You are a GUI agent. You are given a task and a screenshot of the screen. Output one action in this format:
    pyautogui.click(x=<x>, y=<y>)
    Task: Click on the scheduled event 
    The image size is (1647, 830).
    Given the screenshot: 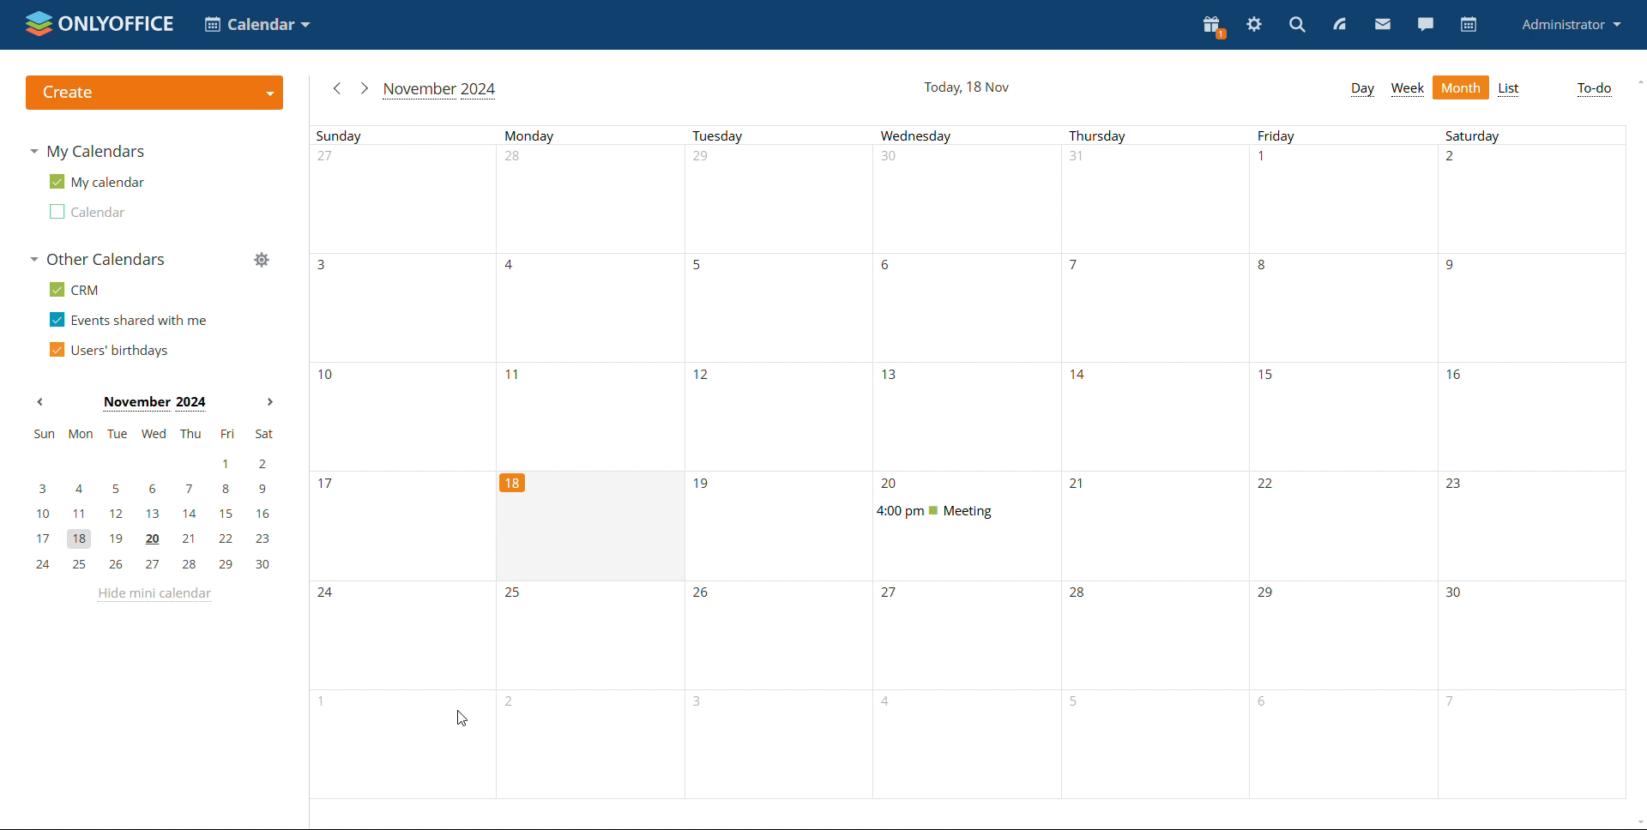 What is the action you would take?
    pyautogui.click(x=962, y=511)
    